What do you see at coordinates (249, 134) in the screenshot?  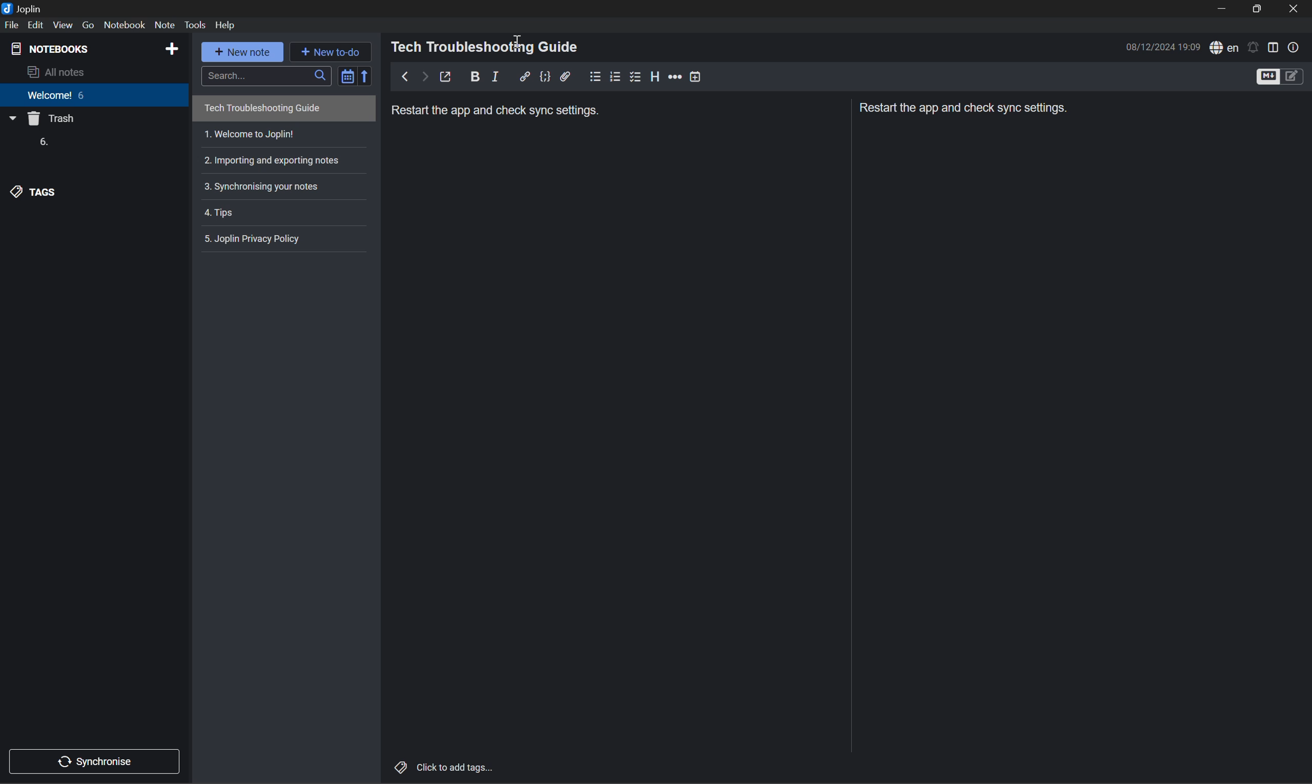 I see `1. Welcome to Joplin!` at bounding box center [249, 134].